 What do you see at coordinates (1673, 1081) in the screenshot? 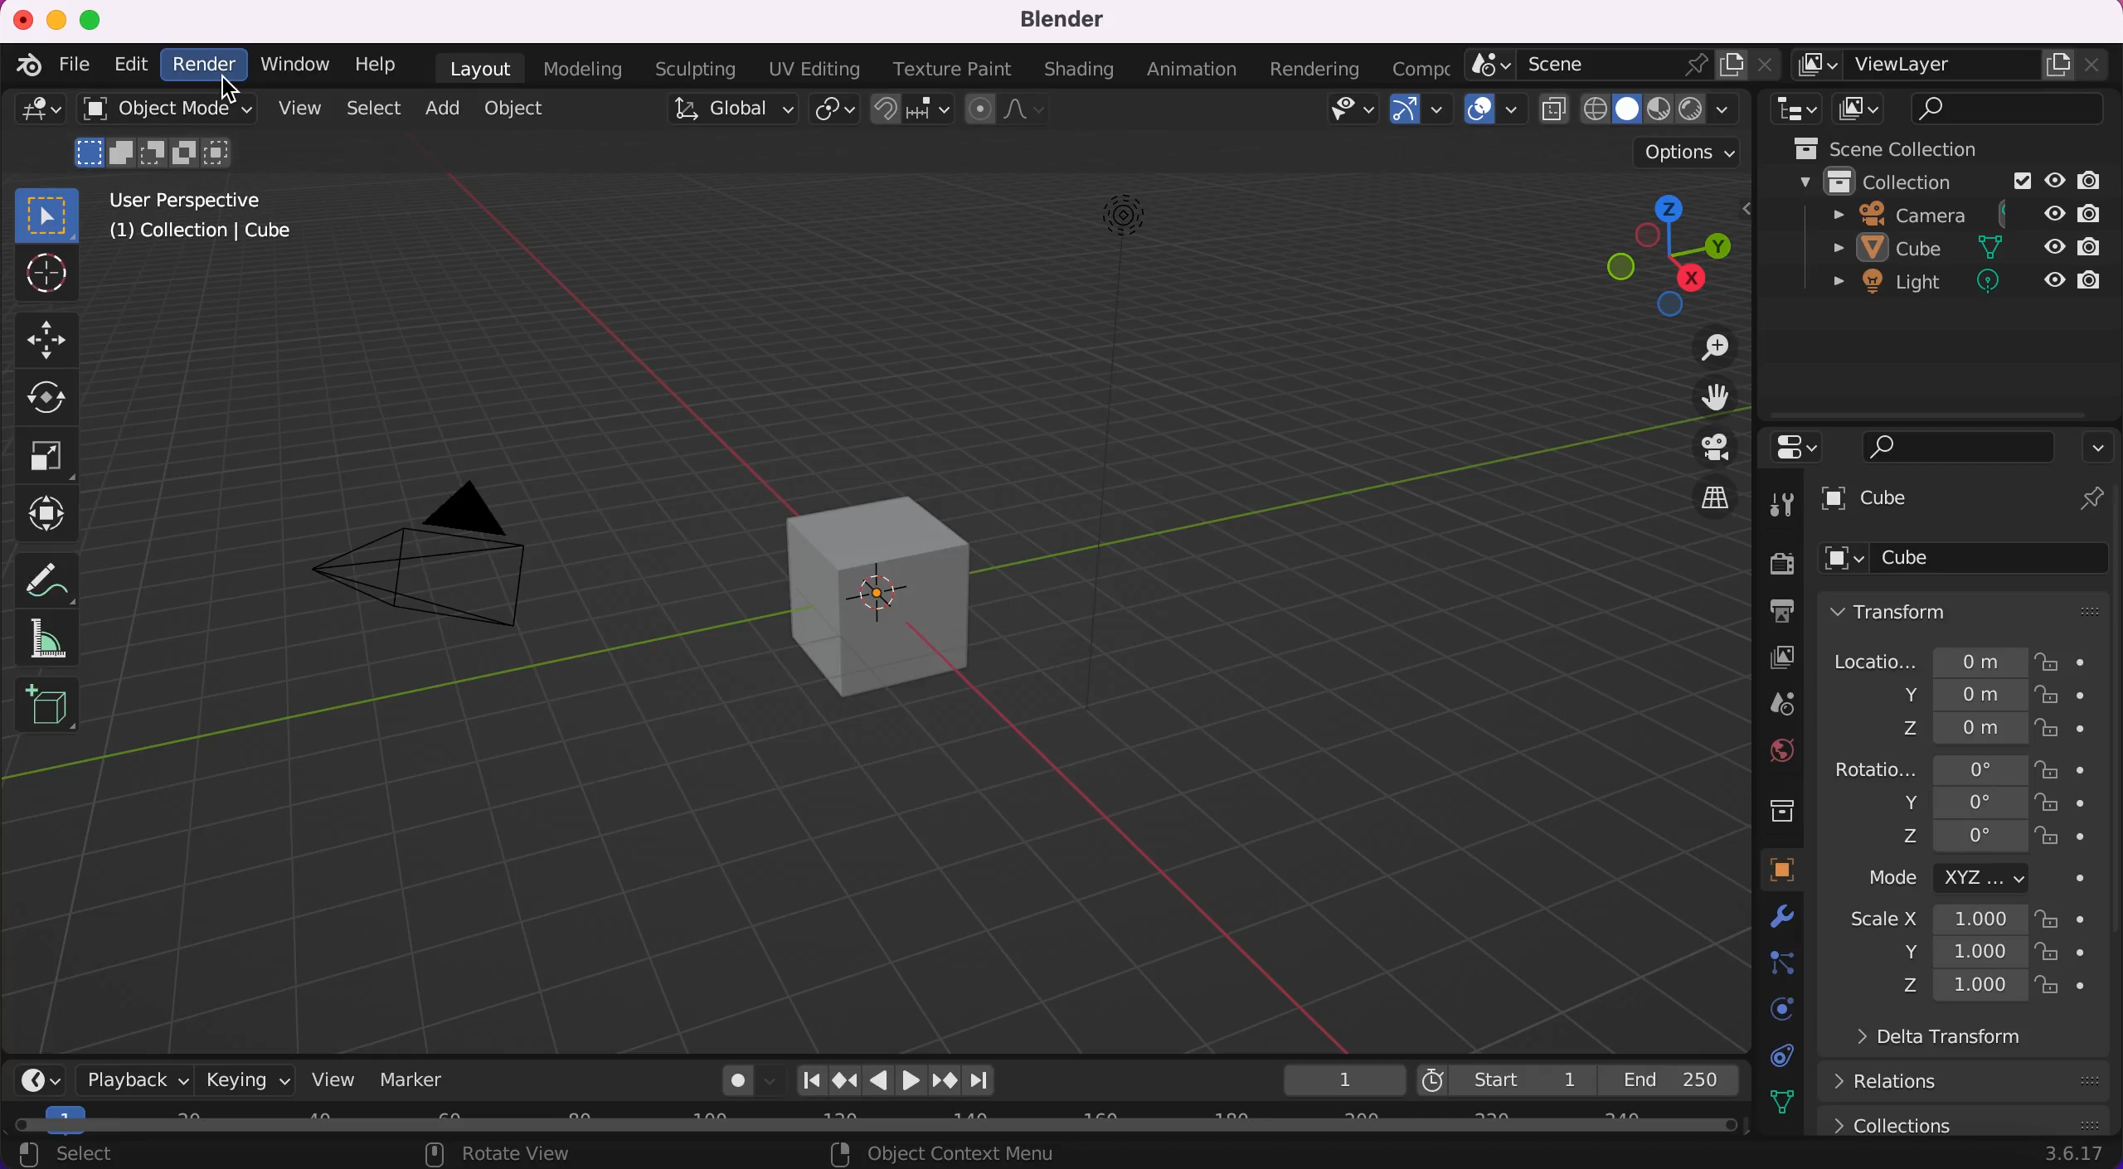
I see `end 250` at bounding box center [1673, 1081].